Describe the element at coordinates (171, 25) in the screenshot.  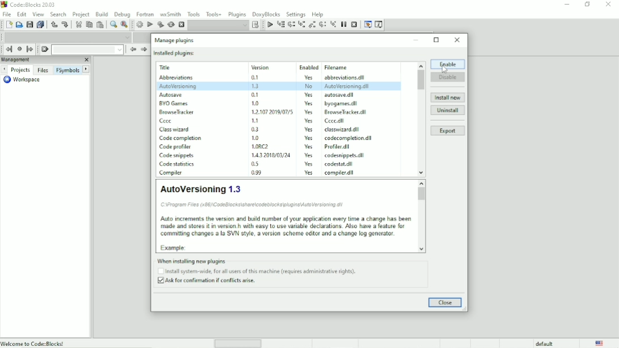
I see `Rebuild` at that location.